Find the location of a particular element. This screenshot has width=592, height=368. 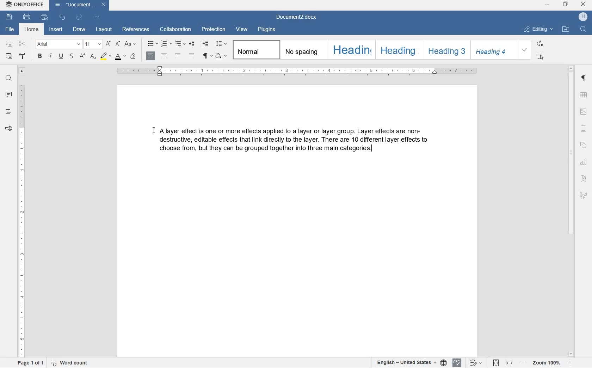

heading 2 is located at coordinates (398, 50).